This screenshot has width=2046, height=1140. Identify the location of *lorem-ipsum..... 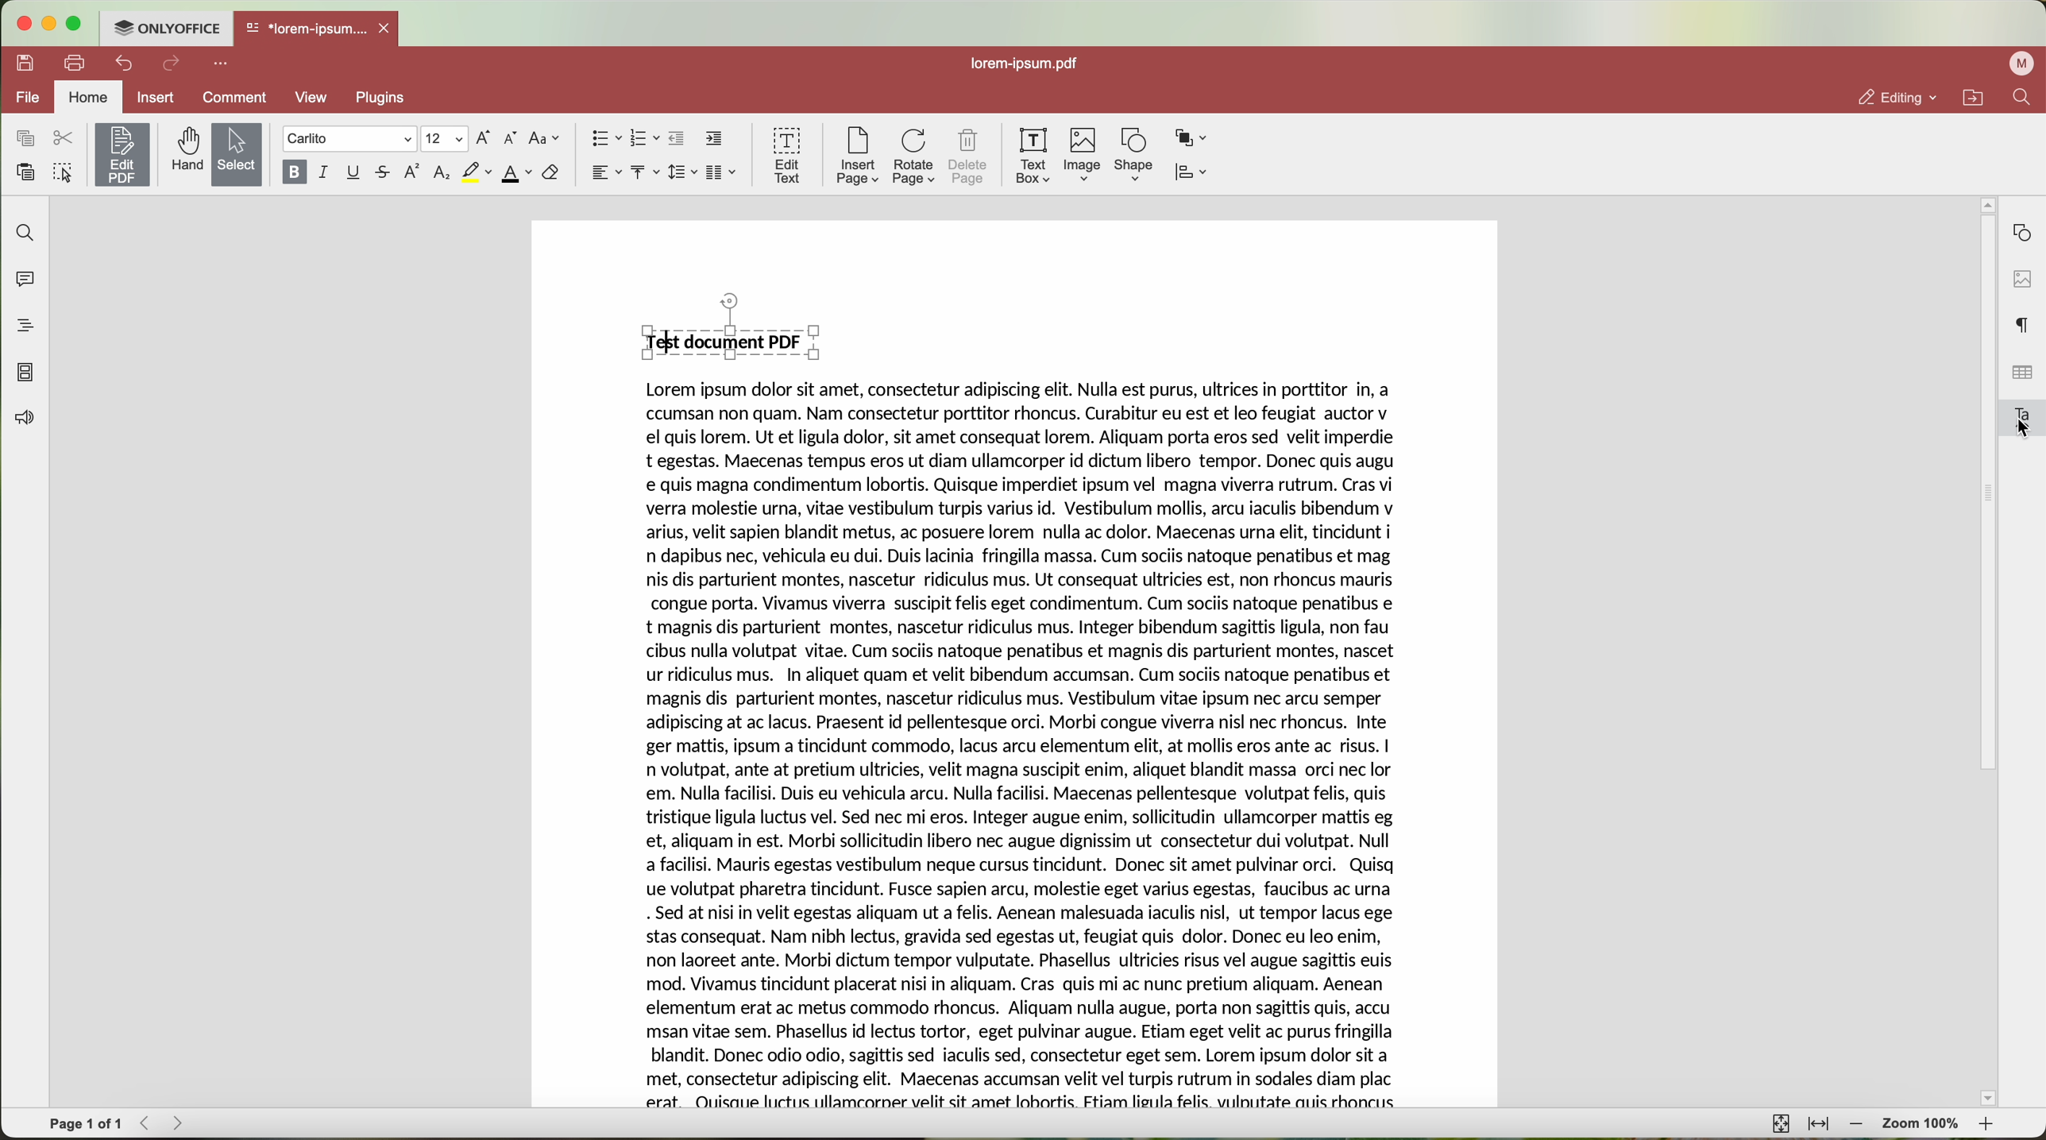
(306, 26).